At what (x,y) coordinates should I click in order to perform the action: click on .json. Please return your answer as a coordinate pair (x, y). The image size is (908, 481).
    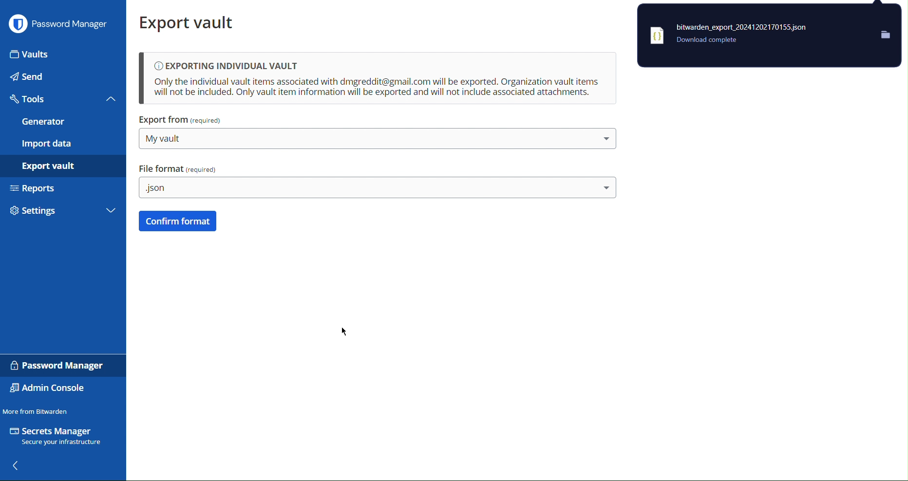
    Looking at the image, I should click on (377, 188).